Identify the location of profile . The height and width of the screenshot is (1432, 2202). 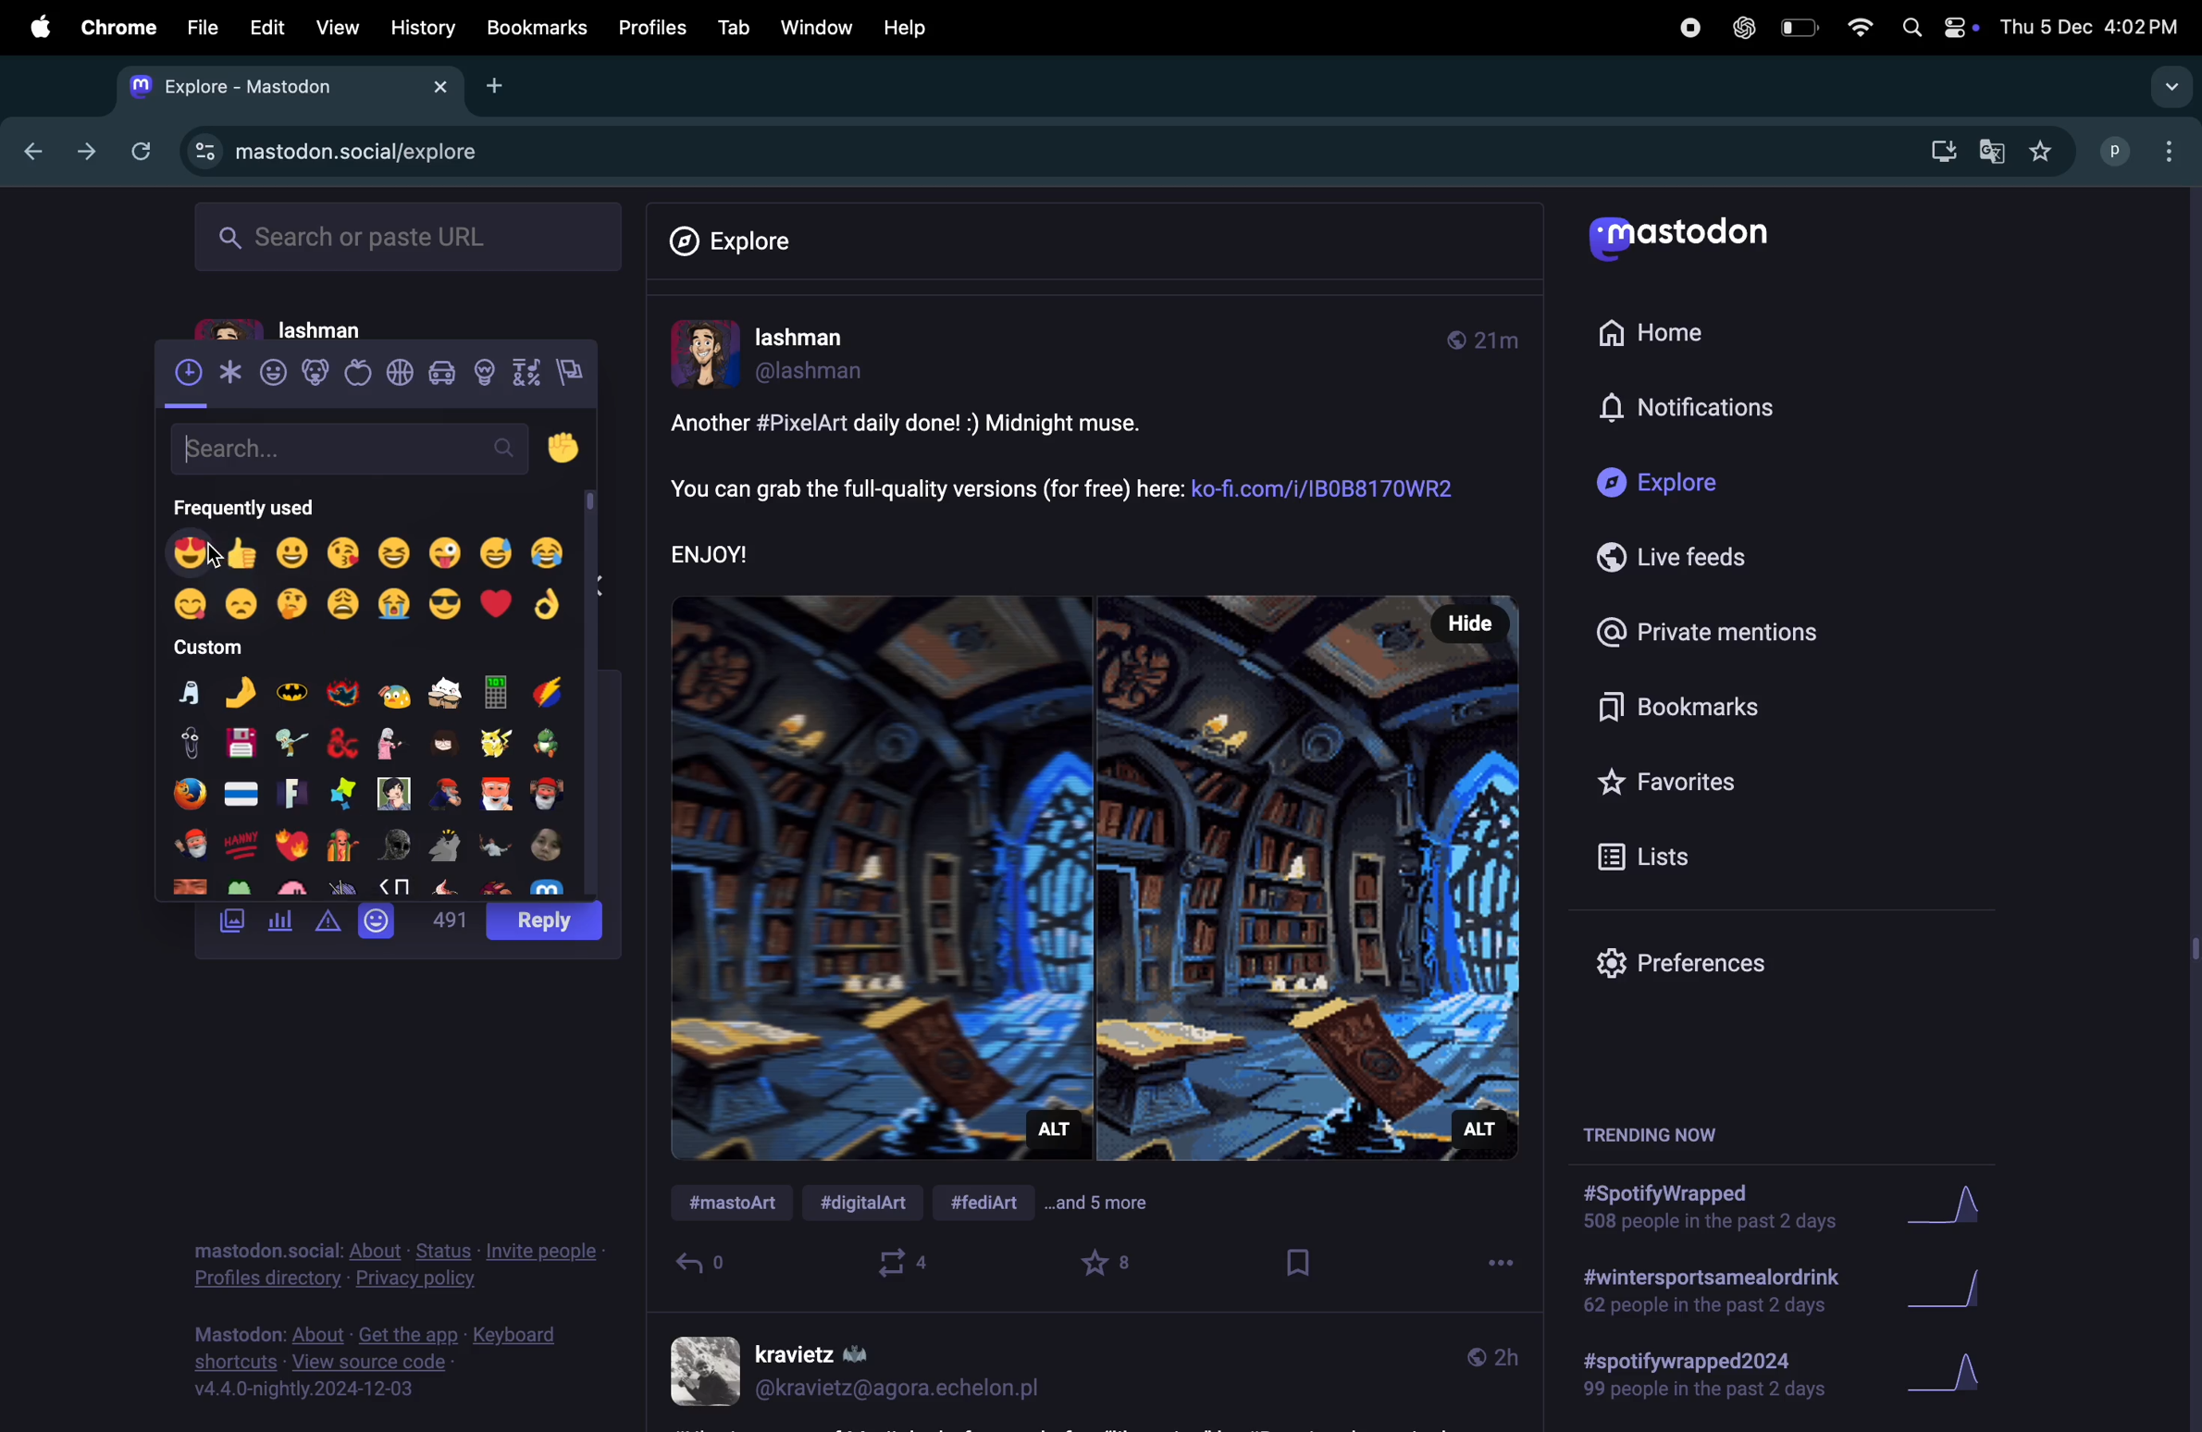
(2146, 152).